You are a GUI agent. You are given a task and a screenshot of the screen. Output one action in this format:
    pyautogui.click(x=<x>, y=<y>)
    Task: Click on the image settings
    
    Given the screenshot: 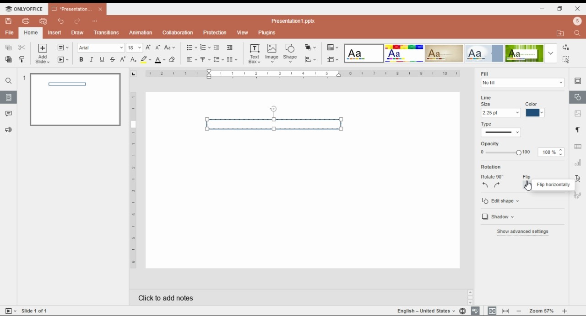 What is the action you would take?
    pyautogui.click(x=577, y=114)
    